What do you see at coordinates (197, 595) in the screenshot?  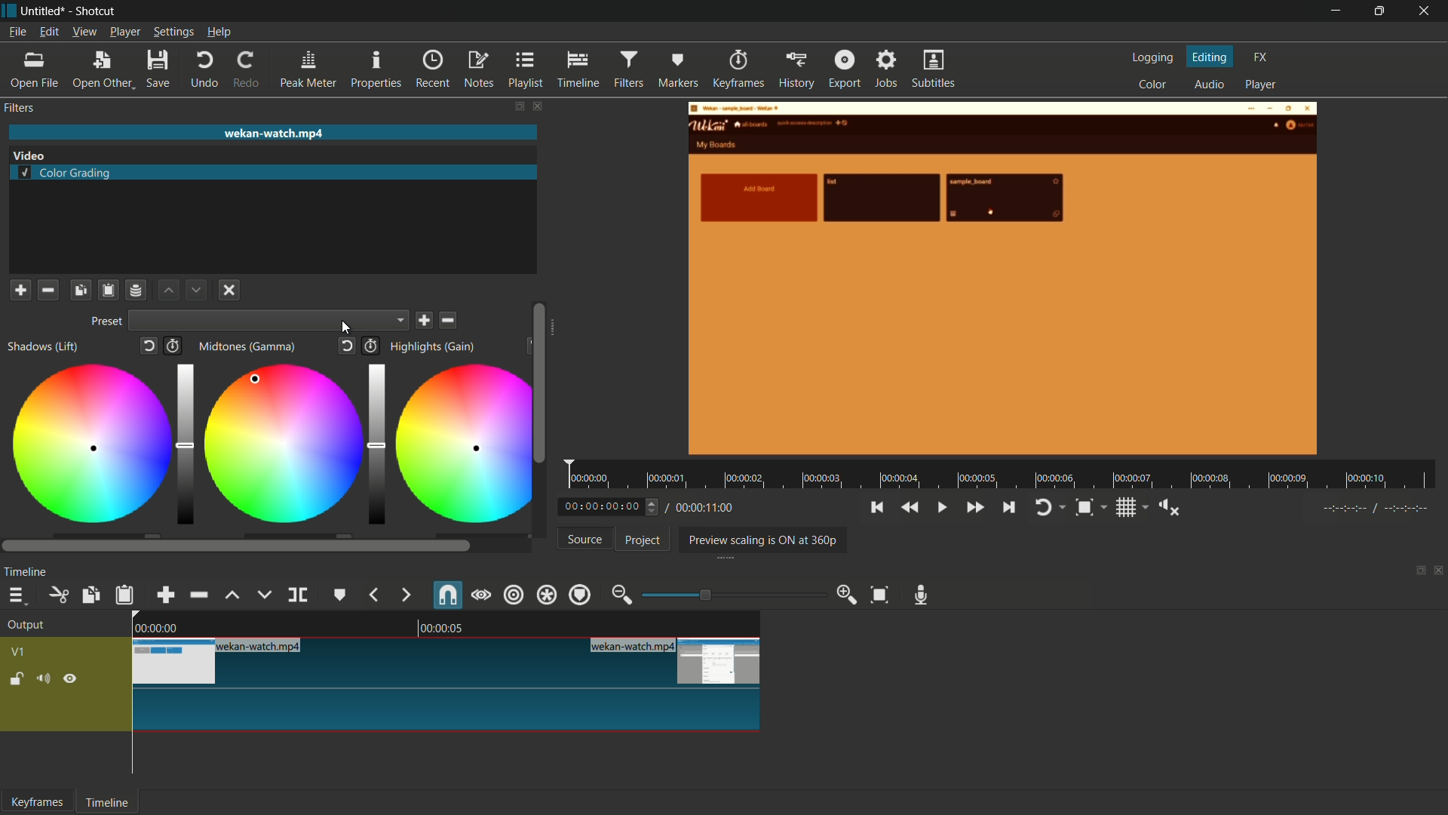 I see `ripple delete` at bounding box center [197, 595].